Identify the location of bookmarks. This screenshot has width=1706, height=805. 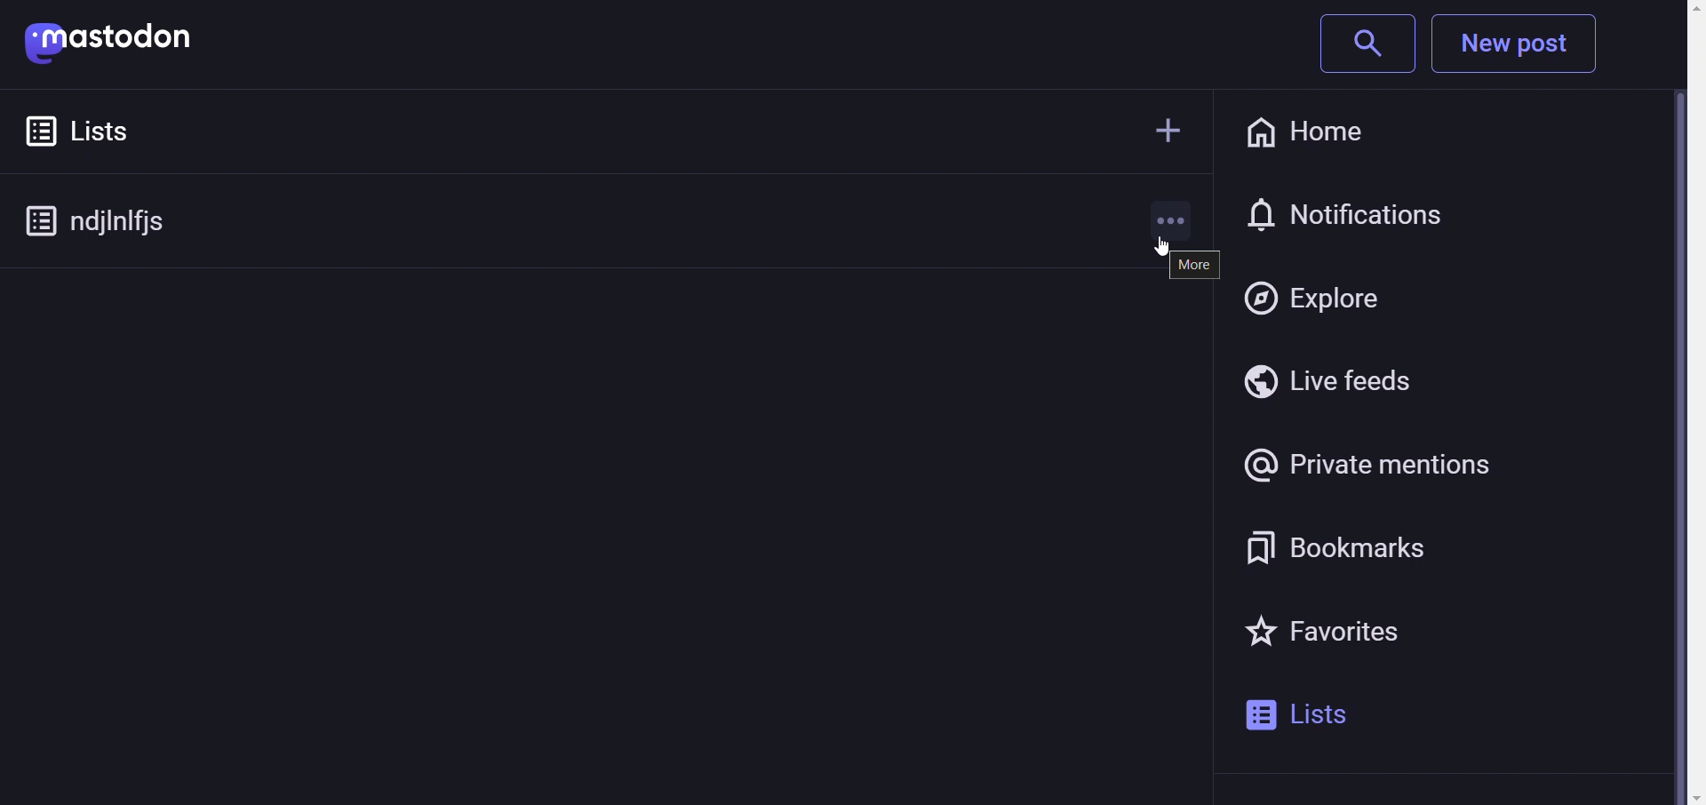
(1326, 550).